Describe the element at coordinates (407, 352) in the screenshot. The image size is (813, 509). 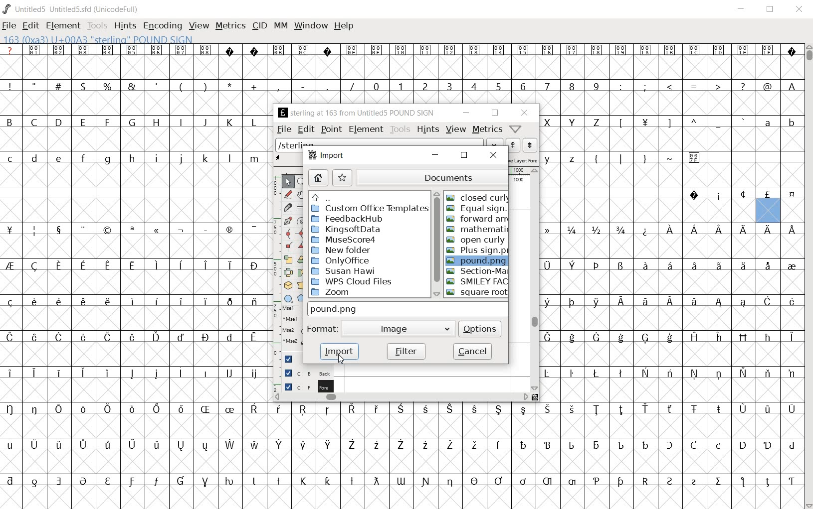
I see `filter` at that location.